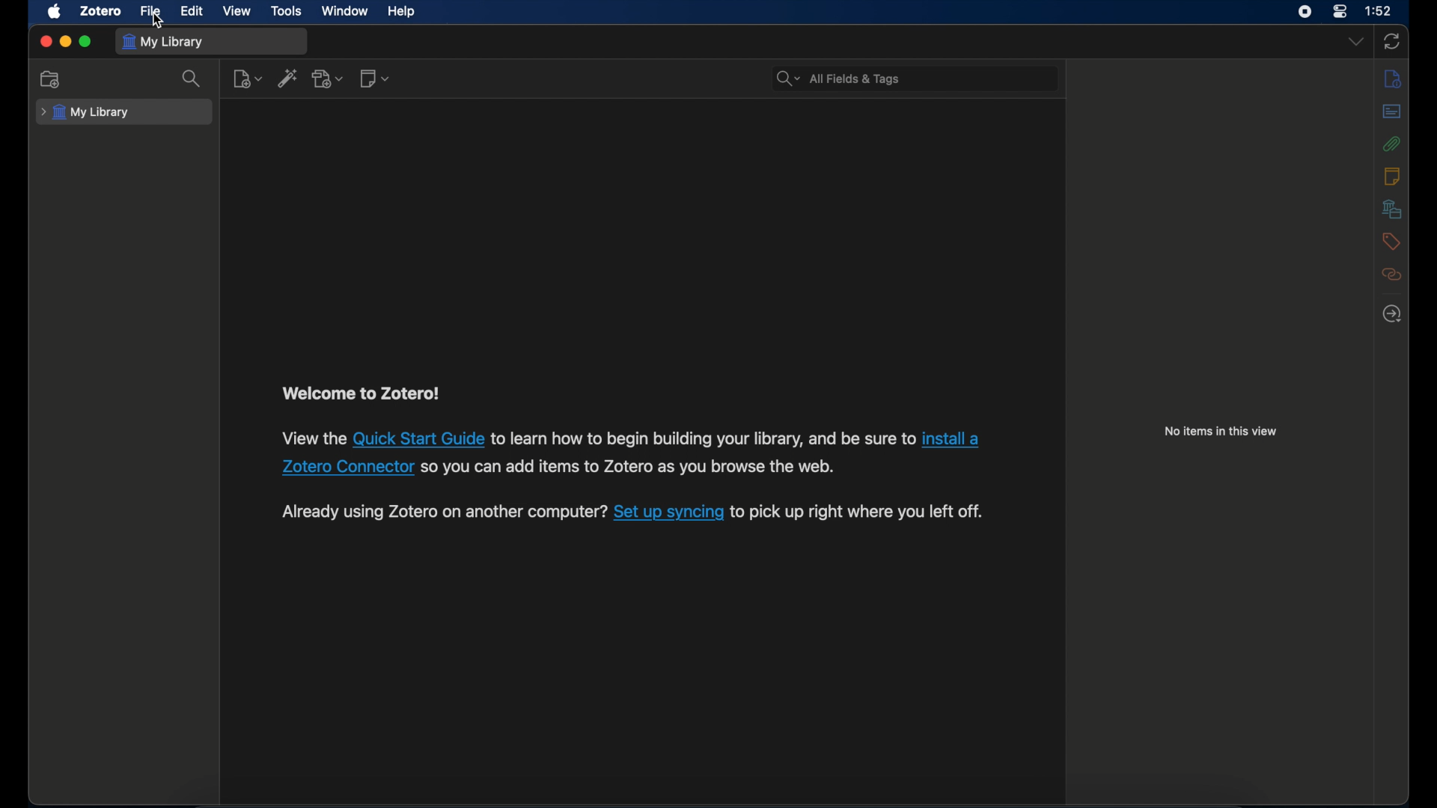 This screenshot has height=808, width=1437. I want to click on zotero, so click(102, 11).